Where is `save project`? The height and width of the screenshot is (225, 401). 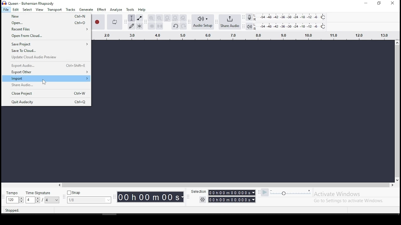
save project is located at coordinates (46, 44).